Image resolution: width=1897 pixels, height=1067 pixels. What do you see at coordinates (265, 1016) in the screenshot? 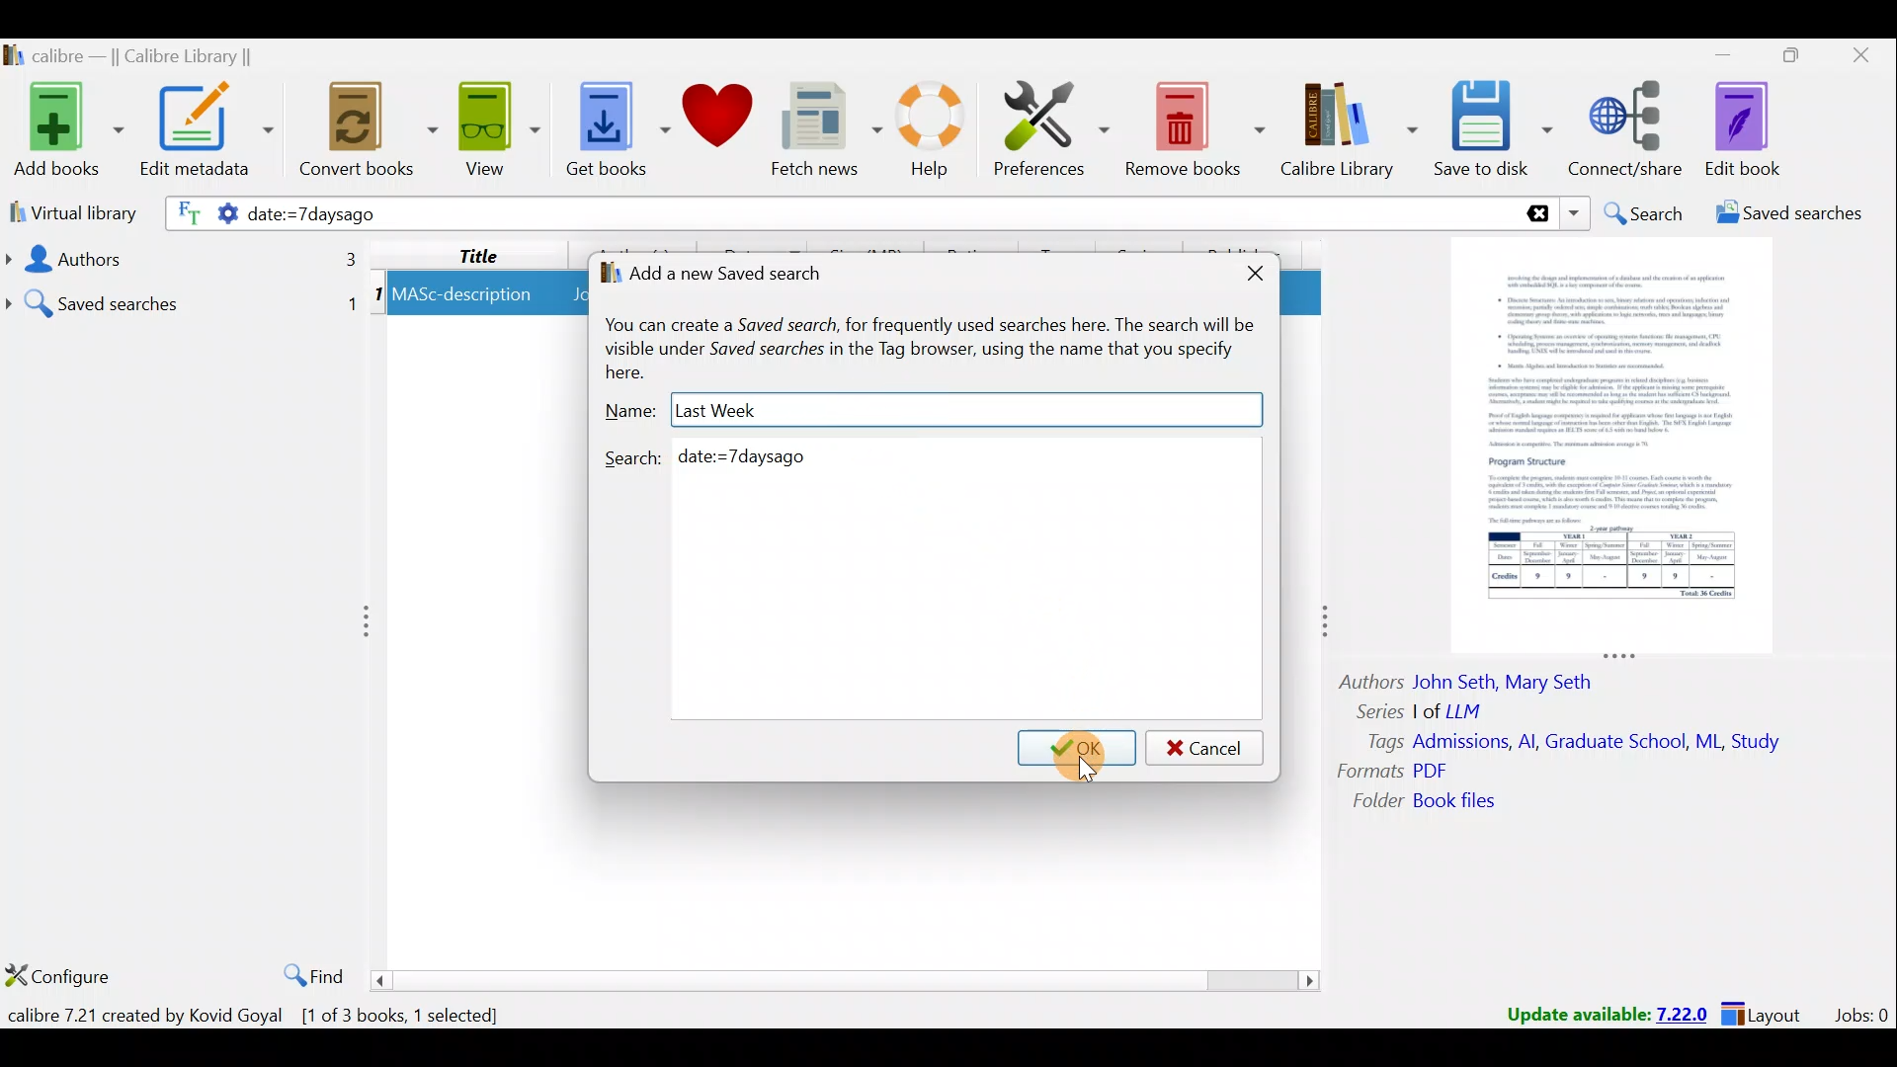
I see `calibre 7.21 created by Kovid Goyal [1 of 3 books, 1 selected]` at bounding box center [265, 1016].